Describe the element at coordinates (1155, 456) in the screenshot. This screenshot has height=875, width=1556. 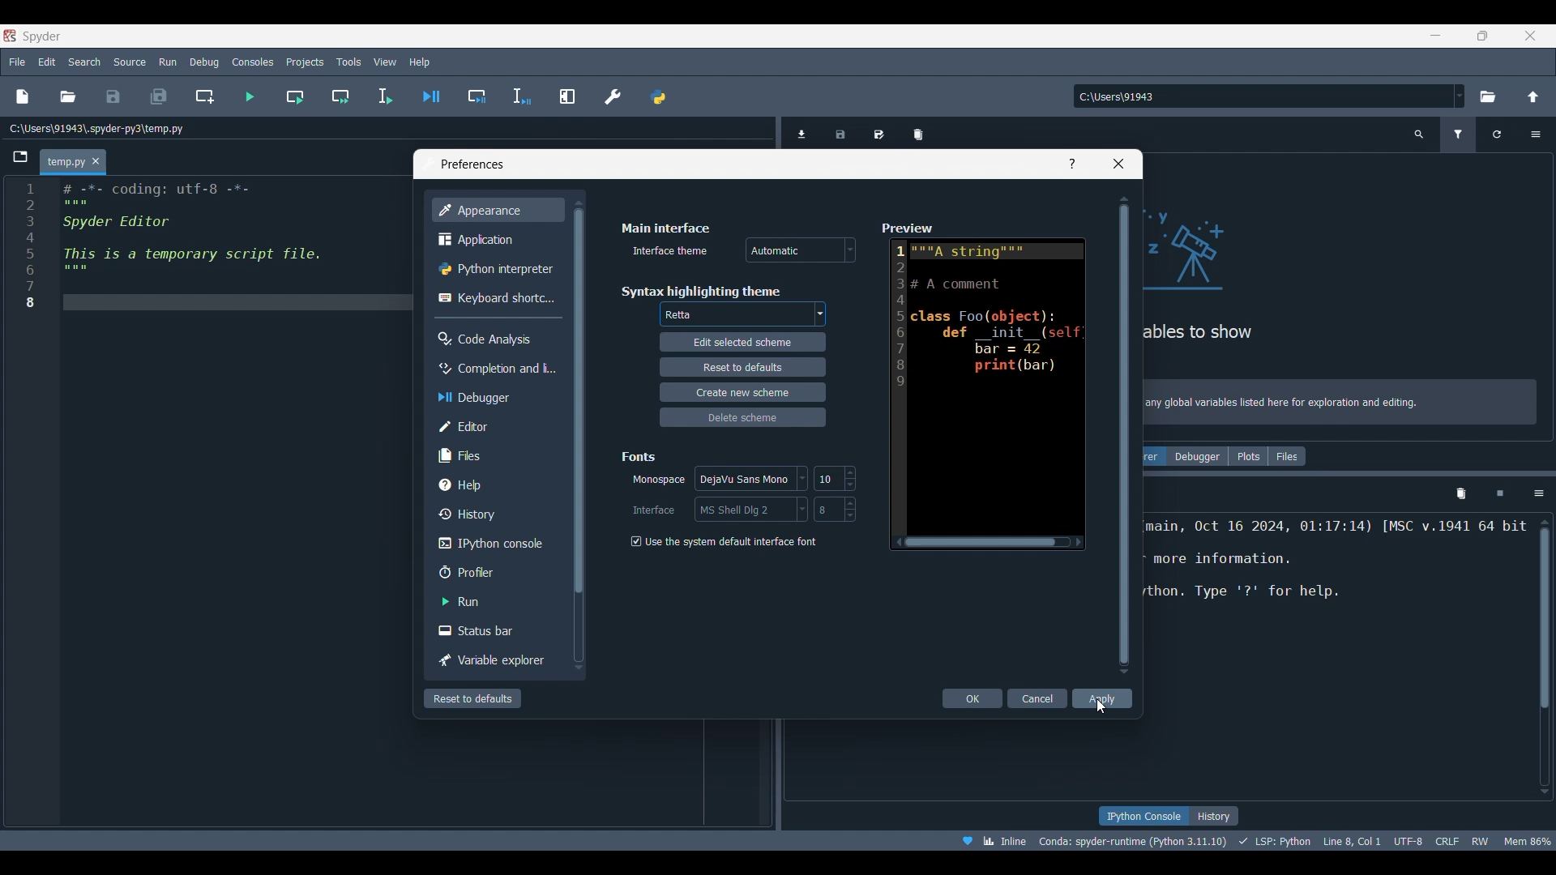
I see `Variable explorer, current selection highlighted` at that location.